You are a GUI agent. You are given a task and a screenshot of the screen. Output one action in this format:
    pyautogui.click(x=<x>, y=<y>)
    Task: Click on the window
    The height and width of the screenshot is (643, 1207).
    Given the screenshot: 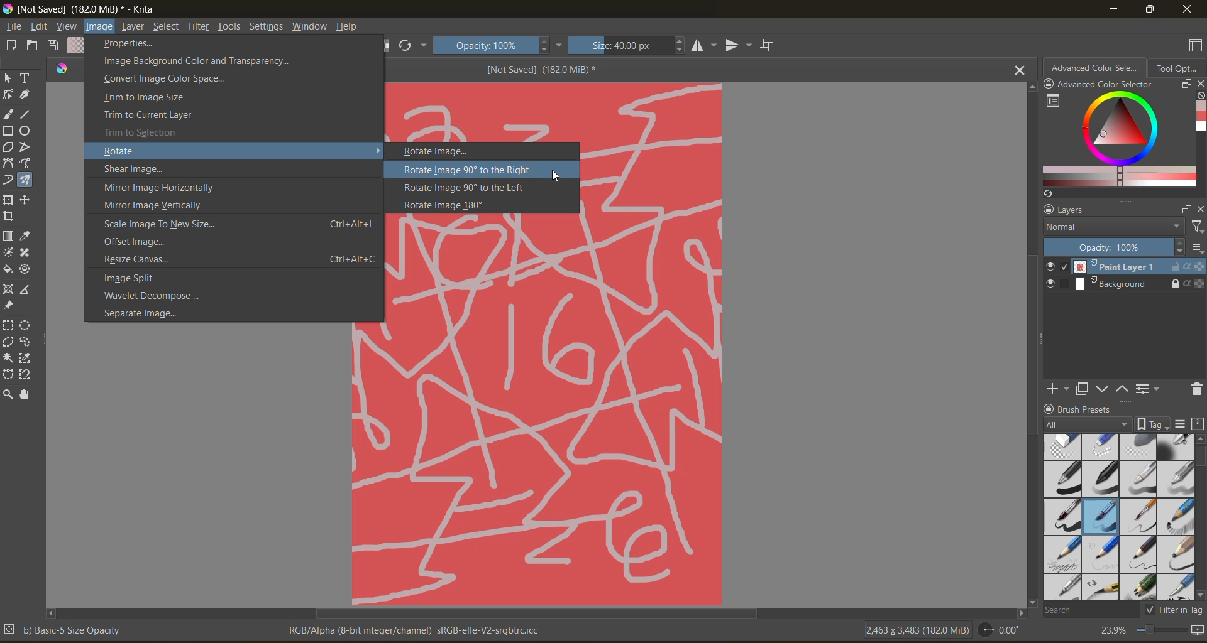 What is the action you would take?
    pyautogui.click(x=312, y=28)
    